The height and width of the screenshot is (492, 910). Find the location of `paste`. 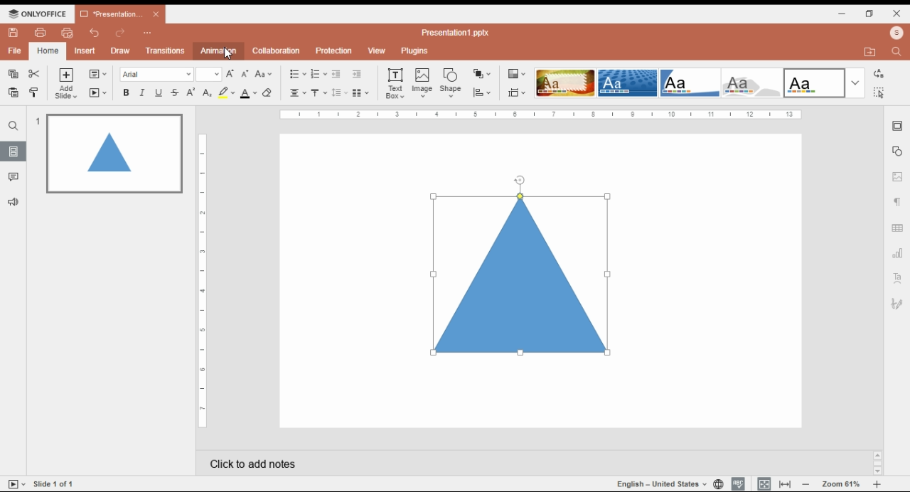

paste is located at coordinates (13, 92).